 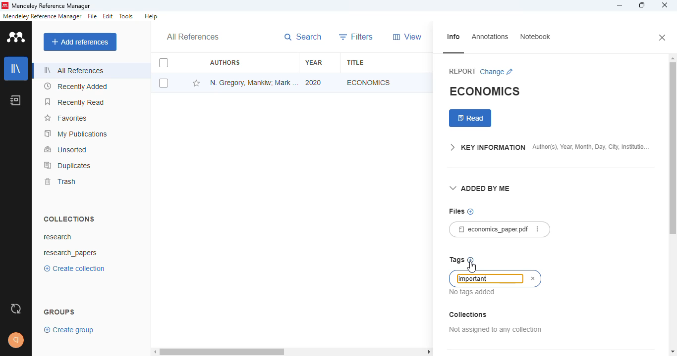 I want to click on all references, so click(x=192, y=37).